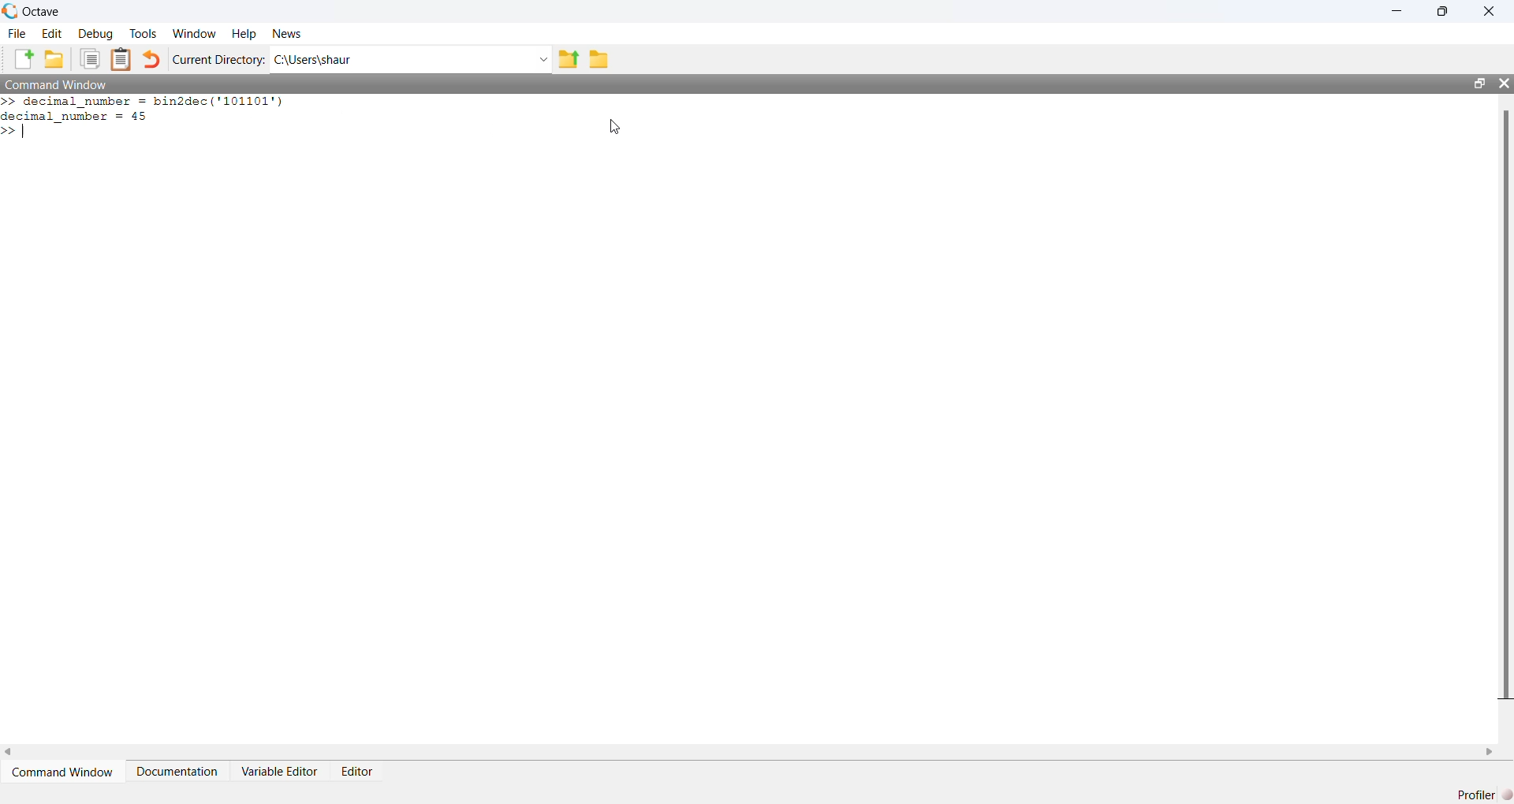  Describe the element at coordinates (599, 60) in the screenshot. I see `folder` at that location.